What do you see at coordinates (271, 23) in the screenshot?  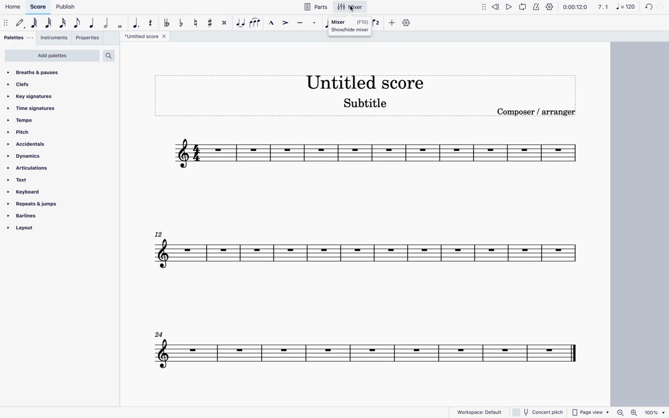 I see `marcatto` at bounding box center [271, 23].